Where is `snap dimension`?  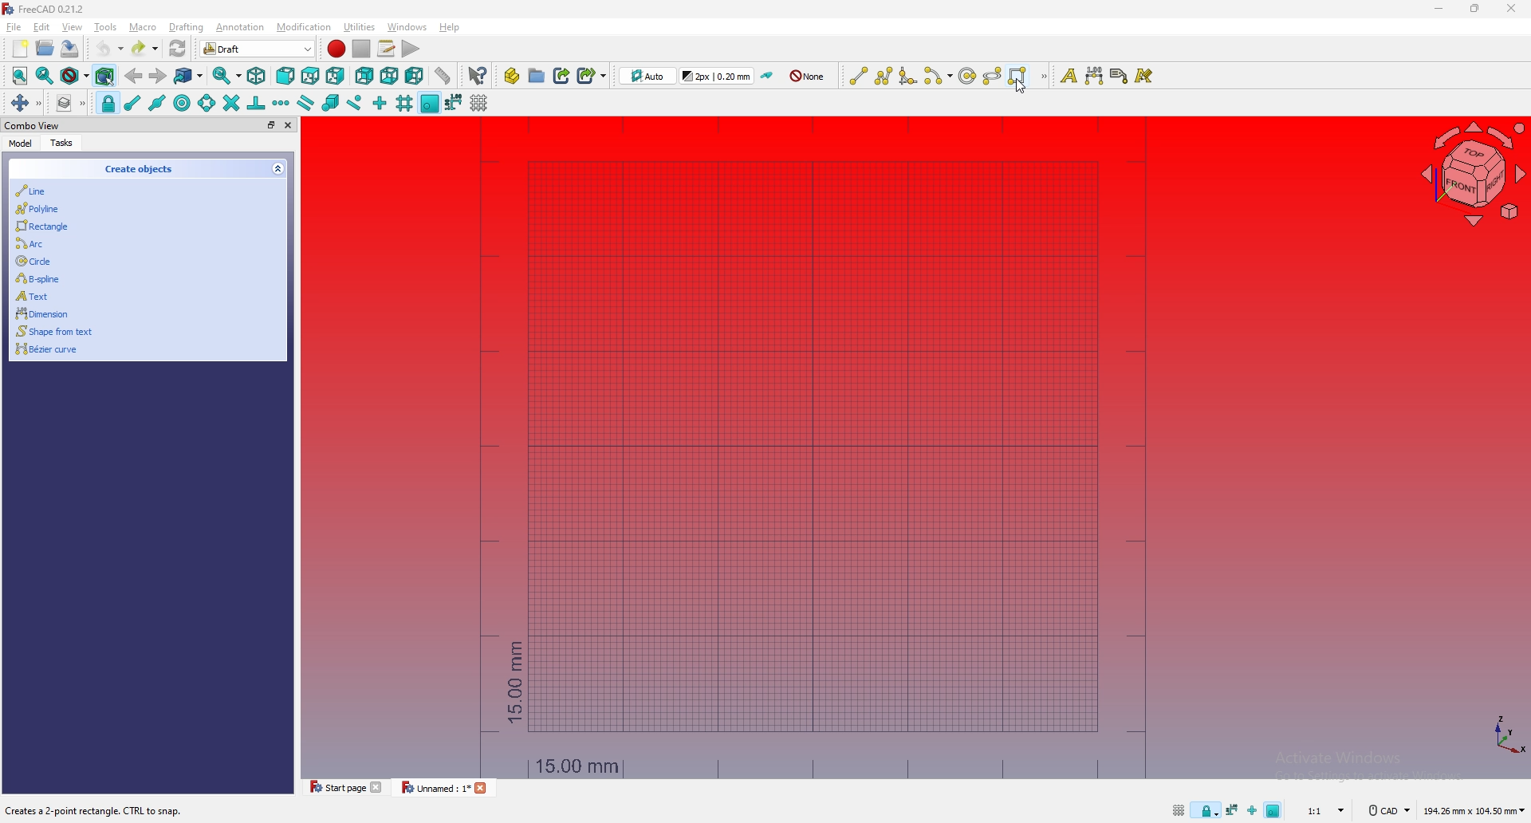 snap dimension is located at coordinates (454, 101).